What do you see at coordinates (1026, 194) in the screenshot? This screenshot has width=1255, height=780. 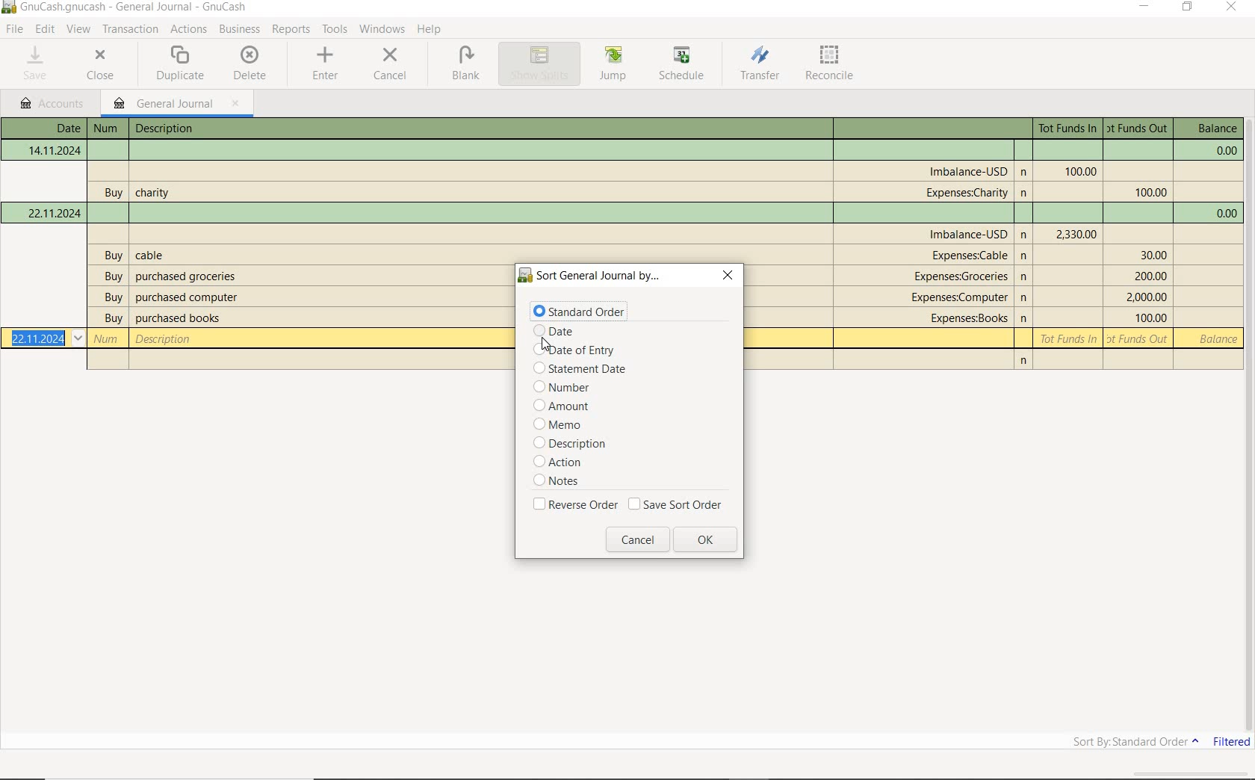 I see `n` at bounding box center [1026, 194].